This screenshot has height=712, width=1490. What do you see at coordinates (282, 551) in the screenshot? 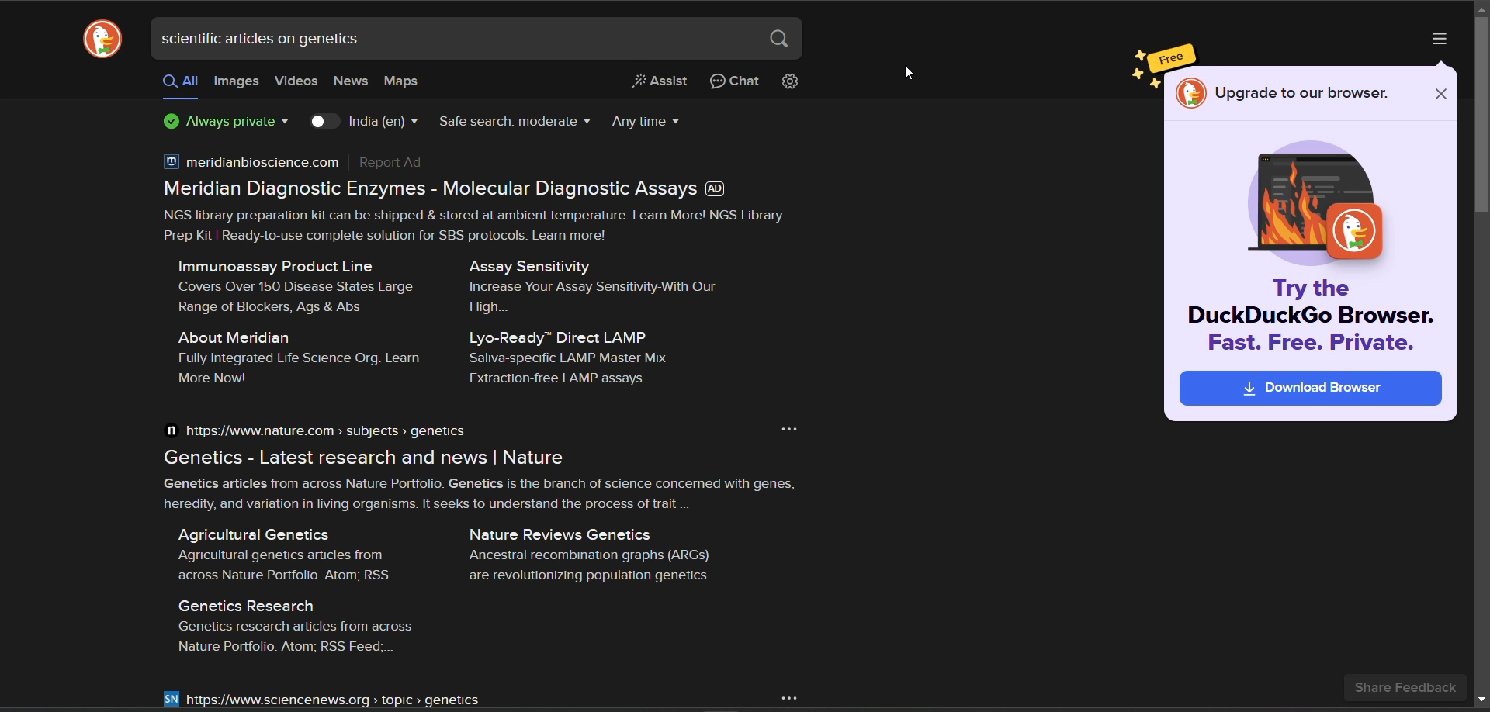
I see `Agricultural Genetics
Agricultural genetics articles from
across Nature Portfolio. Atom; RSS.` at bounding box center [282, 551].